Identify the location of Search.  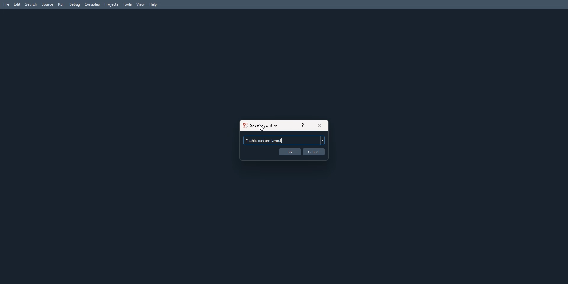
(31, 4).